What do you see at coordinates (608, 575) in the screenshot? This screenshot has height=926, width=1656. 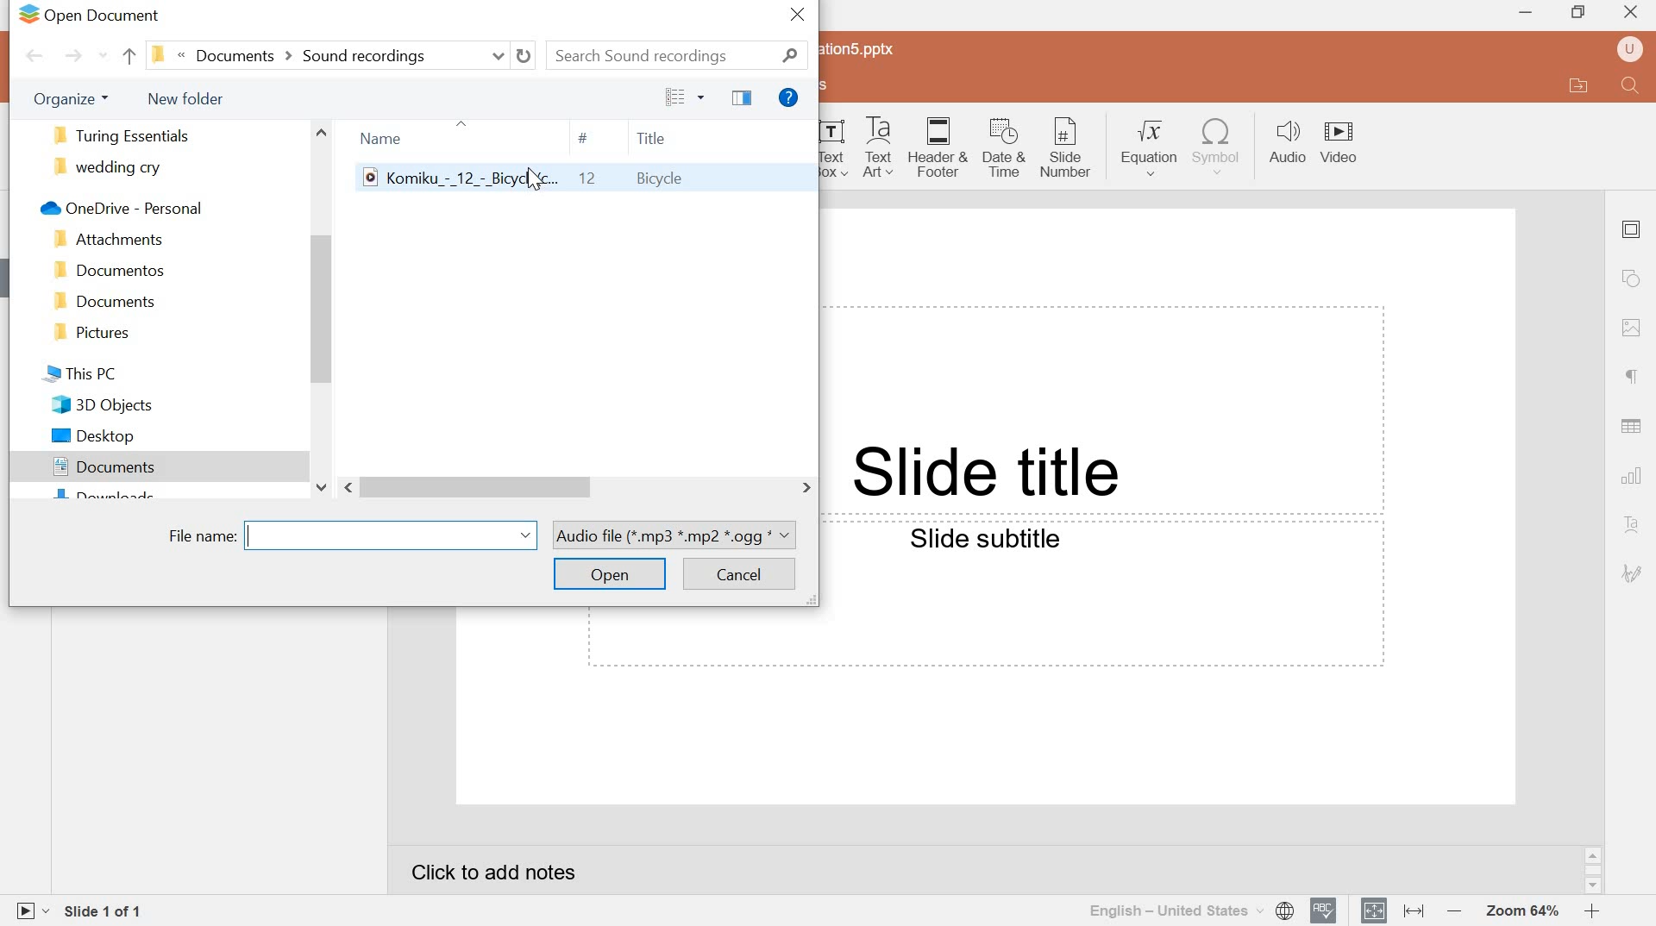 I see `open` at bounding box center [608, 575].